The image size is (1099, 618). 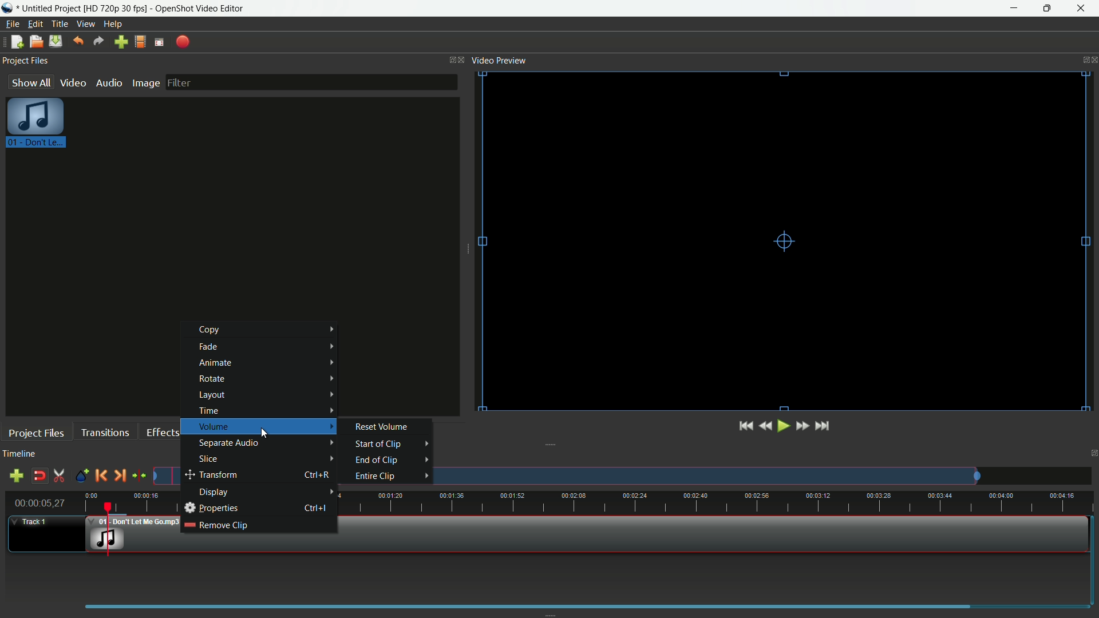 What do you see at coordinates (449, 59) in the screenshot?
I see `change layout` at bounding box center [449, 59].